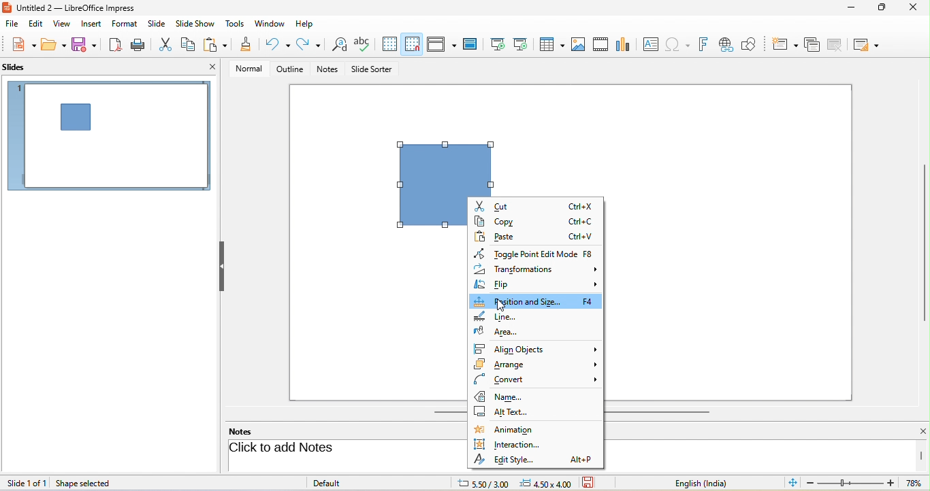 This screenshot has width=930, height=491. Describe the element at coordinates (159, 24) in the screenshot. I see `side` at that location.